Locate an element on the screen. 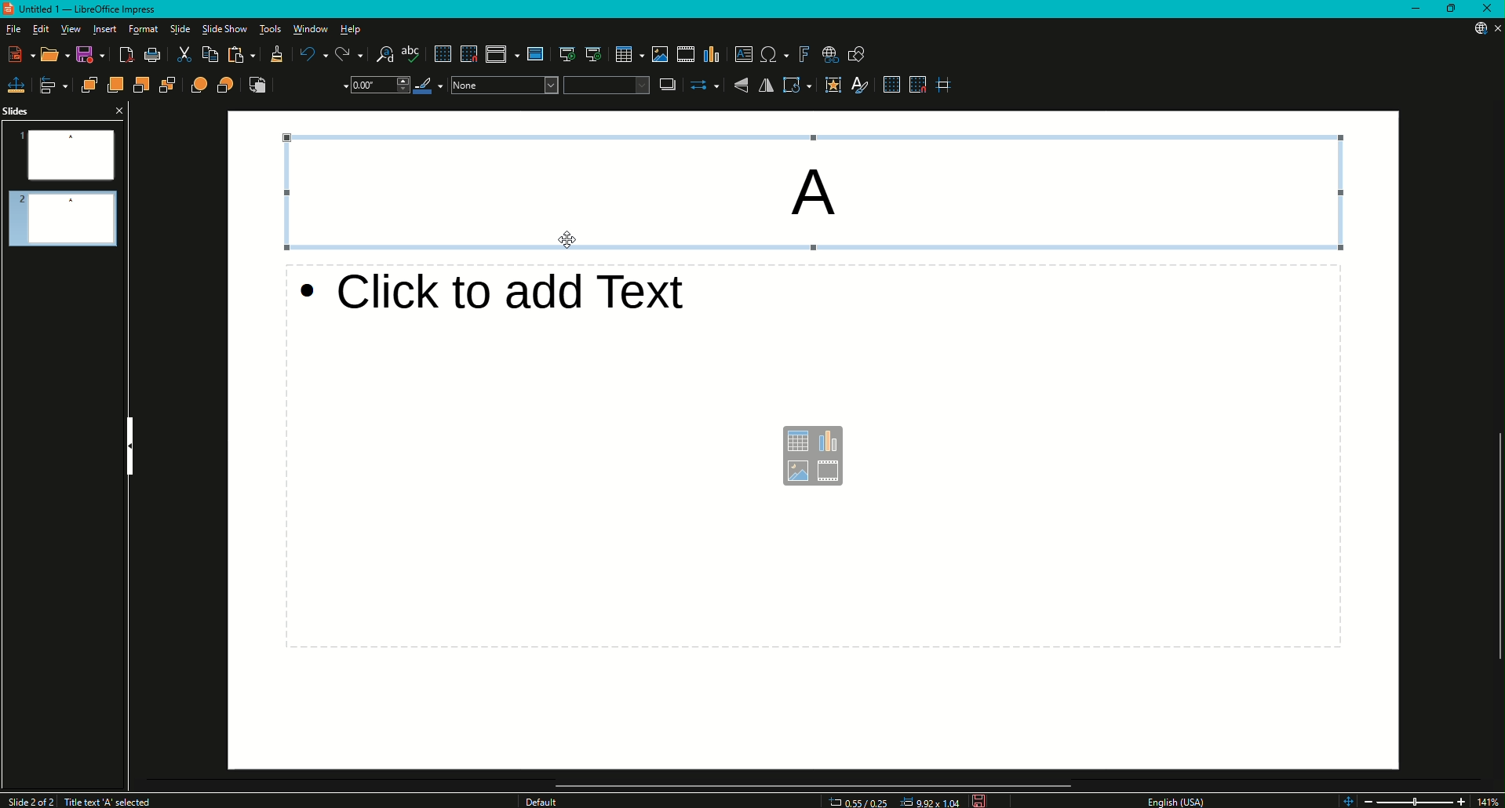 Image resolution: width=1505 pixels, height=808 pixels. Zoom controls is located at coordinates (1345, 798).